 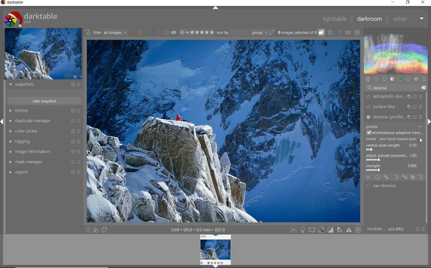 What do you see at coordinates (421, 229) in the screenshot?
I see `reset or presets and preferences` at bounding box center [421, 229].